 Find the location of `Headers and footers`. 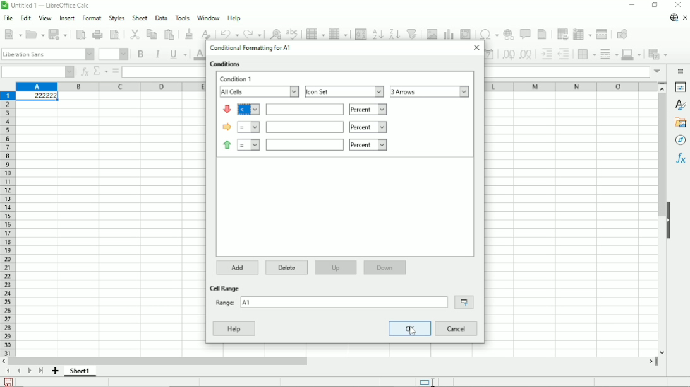

Headers and footers is located at coordinates (543, 34).